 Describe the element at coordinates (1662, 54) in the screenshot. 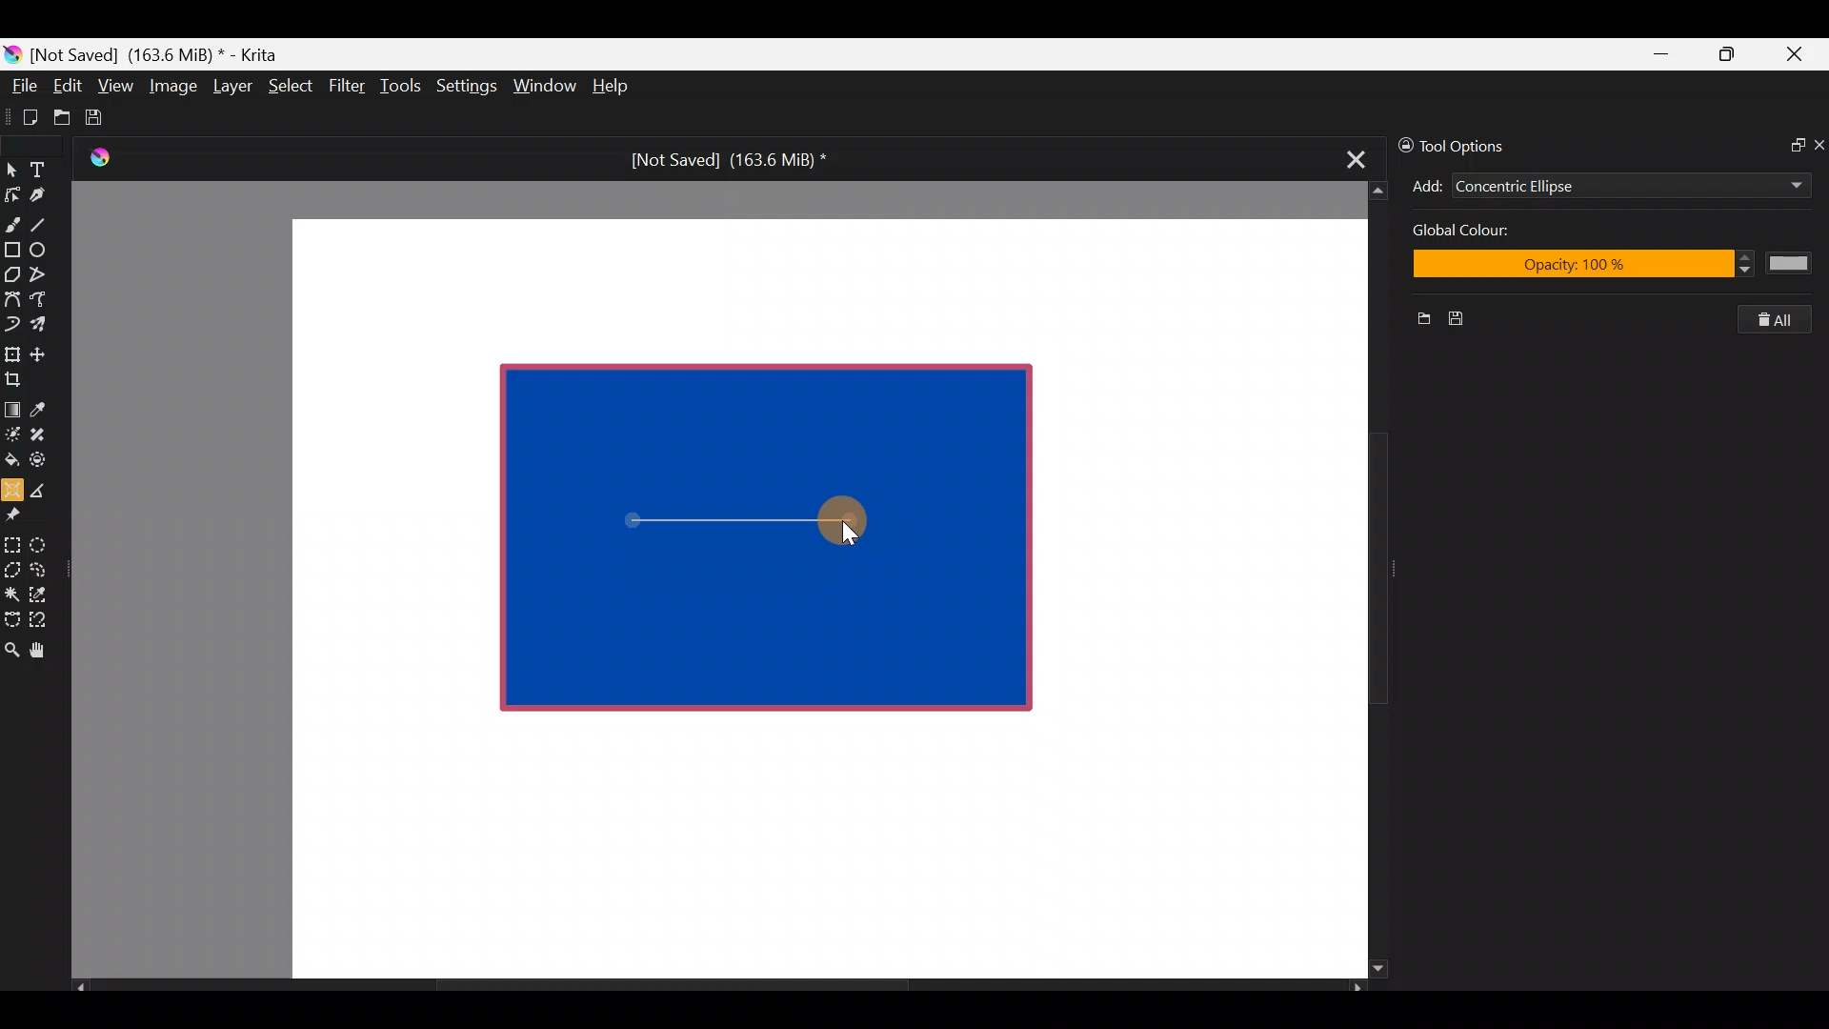

I see `Minimize` at that location.